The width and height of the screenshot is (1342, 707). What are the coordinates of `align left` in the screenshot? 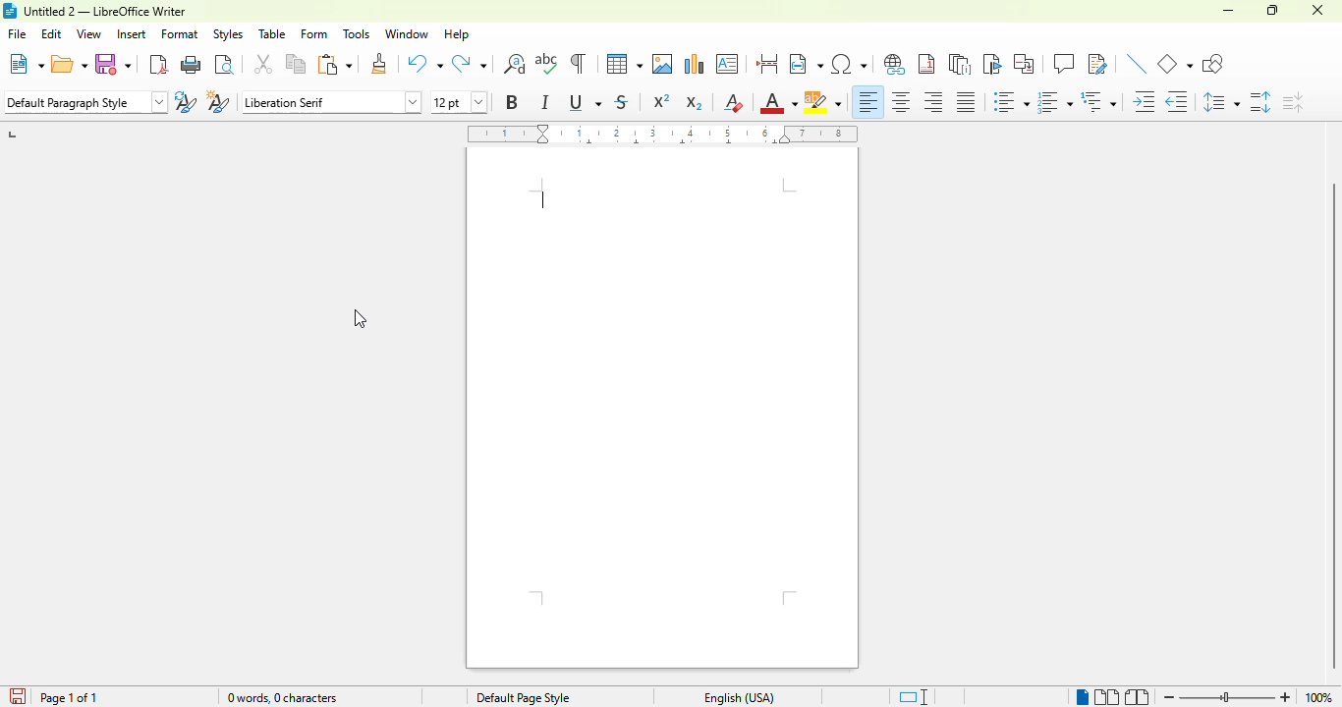 It's located at (868, 102).